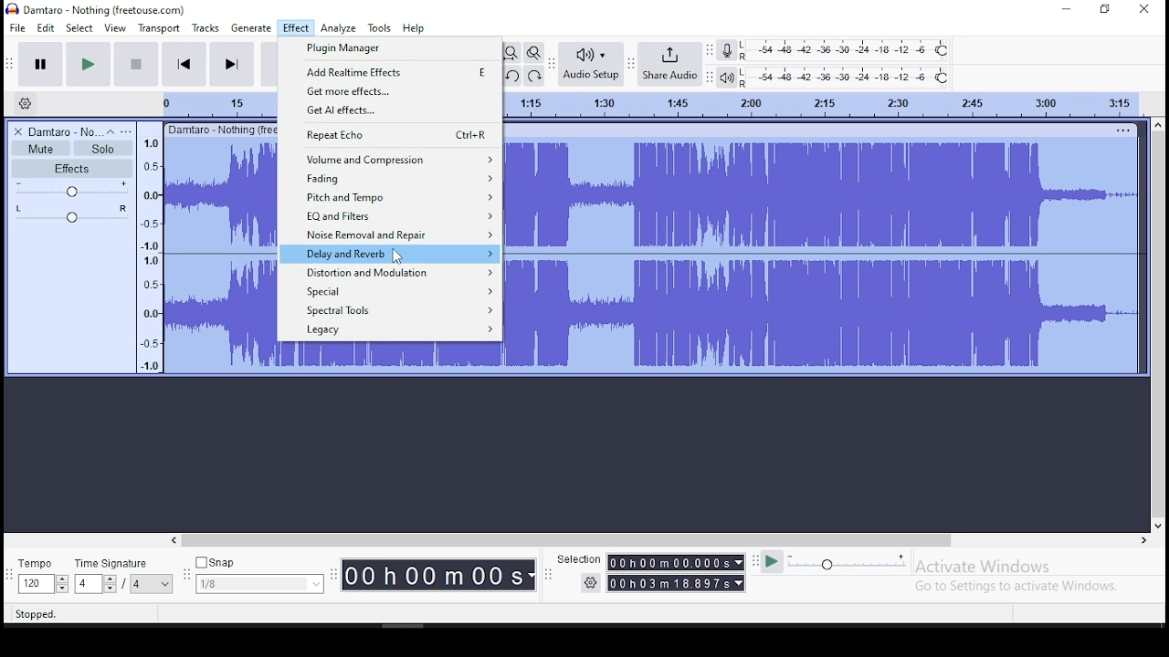  What do you see at coordinates (115, 27) in the screenshot?
I see `view` at bounding box center [115, 27].